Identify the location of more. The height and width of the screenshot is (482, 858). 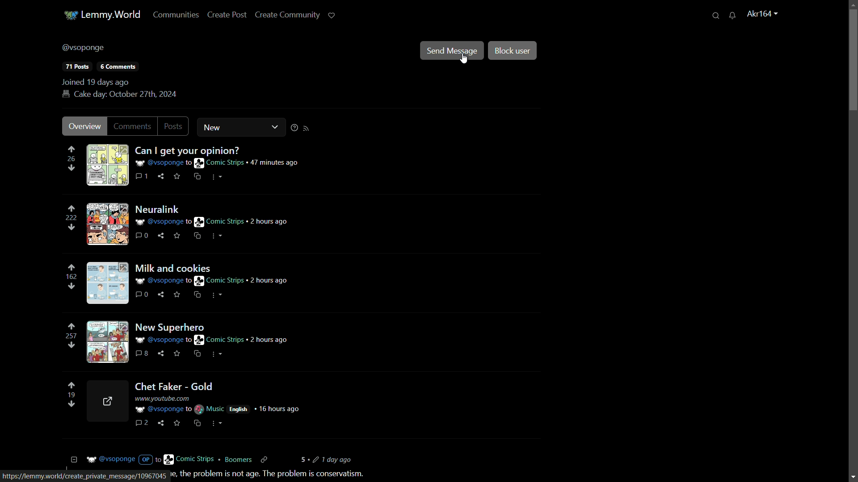
(217, 295).